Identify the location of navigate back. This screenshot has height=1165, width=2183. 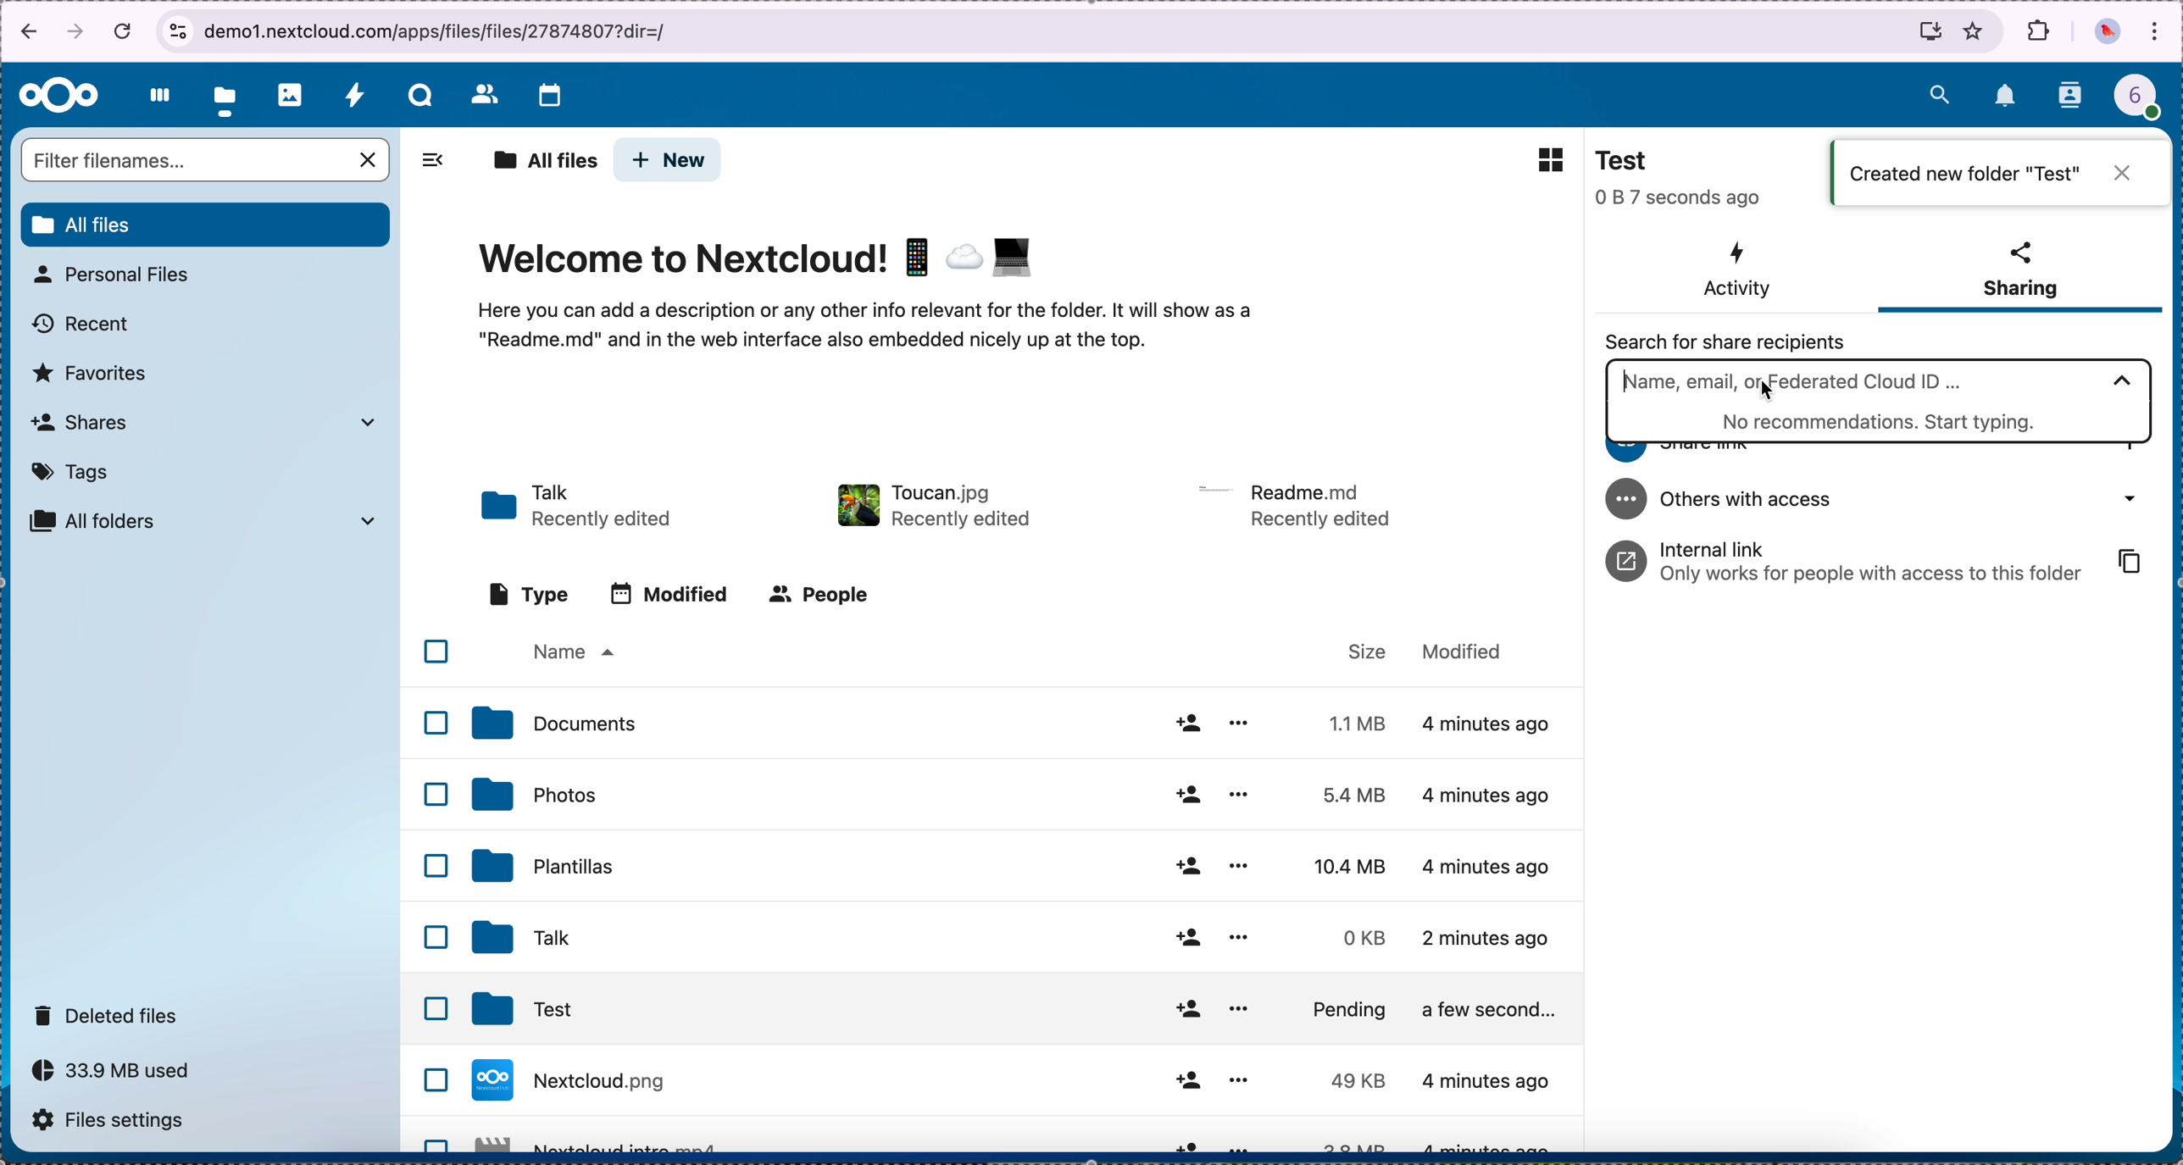
(23, 35).